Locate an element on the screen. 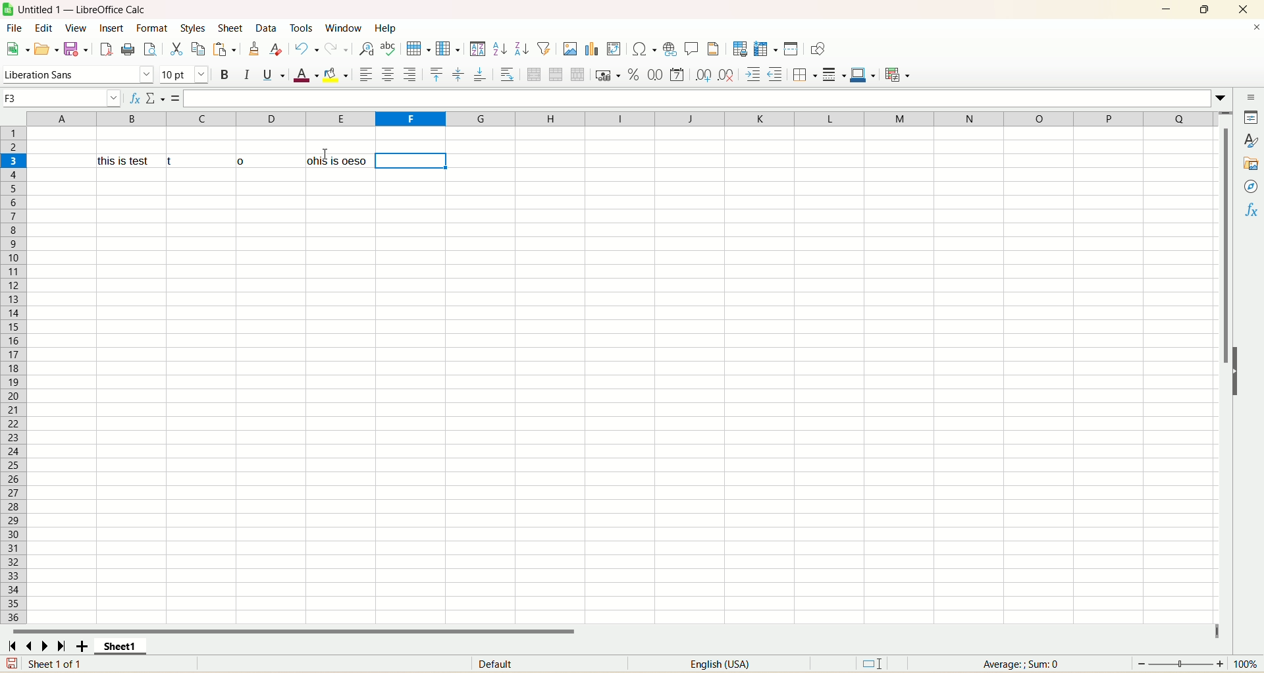  freeze row and column is located at coordinates (765, 50).